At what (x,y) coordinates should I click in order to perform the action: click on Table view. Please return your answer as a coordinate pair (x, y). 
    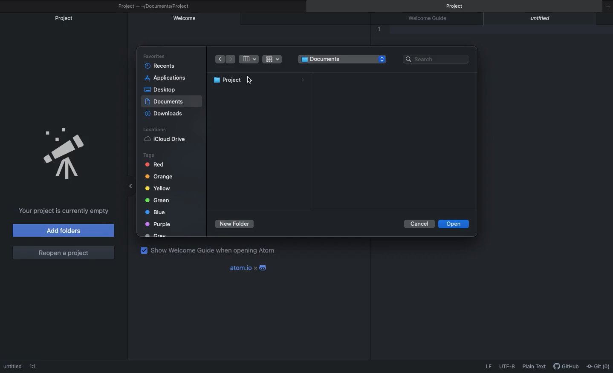
    Looking at the image, I should click on (249, 59).